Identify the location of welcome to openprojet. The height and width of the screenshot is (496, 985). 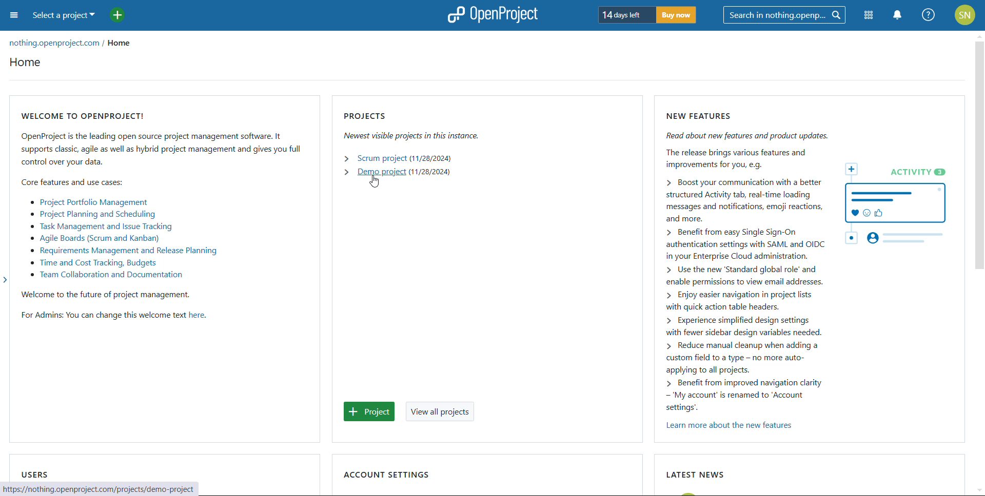
(161, 138).